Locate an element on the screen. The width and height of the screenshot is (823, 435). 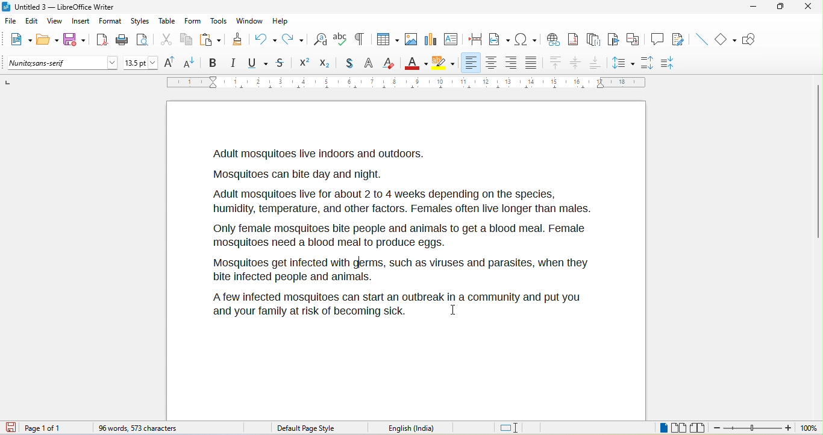
show draw function is located at coordinates (753, 40).